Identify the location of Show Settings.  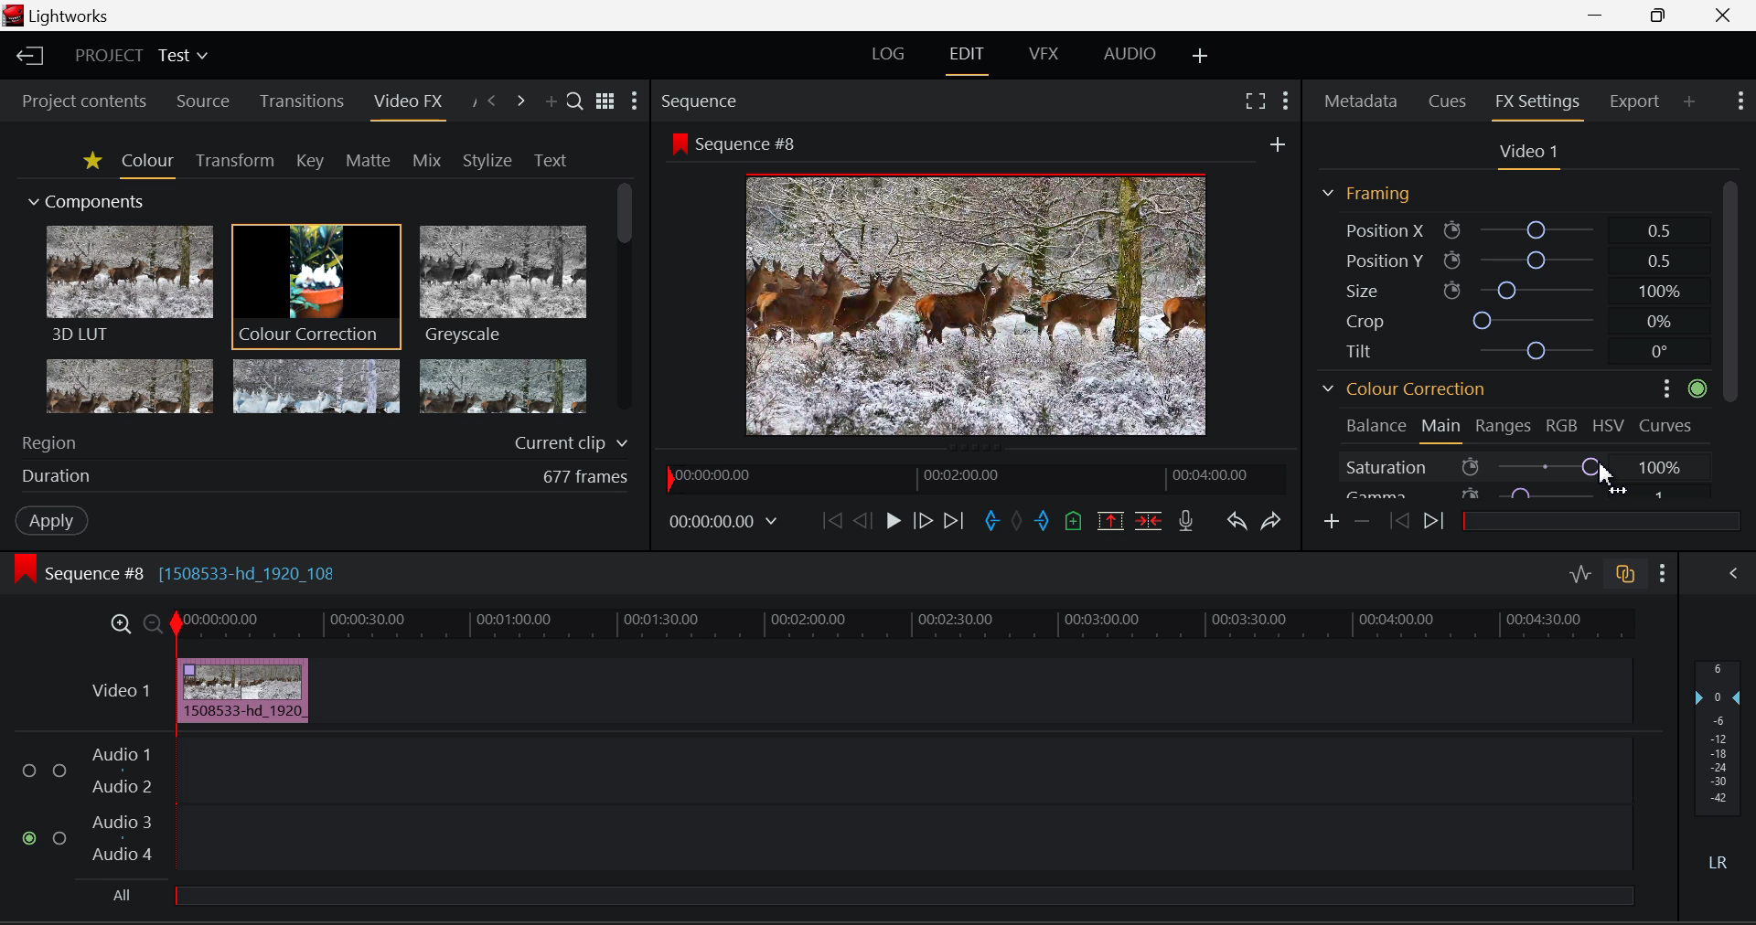
(635, 101).